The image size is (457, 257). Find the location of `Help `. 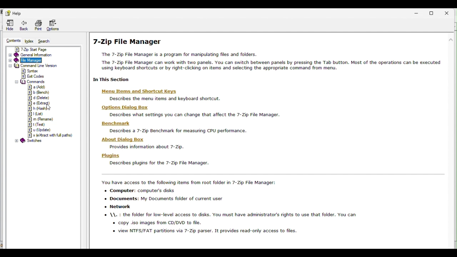

Help  is located at coordinates (13, 12).